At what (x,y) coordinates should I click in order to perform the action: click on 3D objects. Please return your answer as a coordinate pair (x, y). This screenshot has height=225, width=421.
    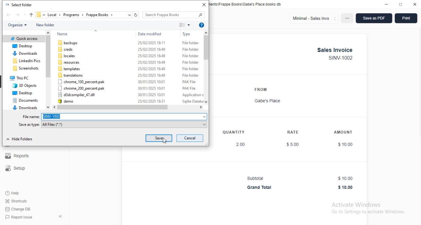
    Looking at the image, I should click on (25, 86).